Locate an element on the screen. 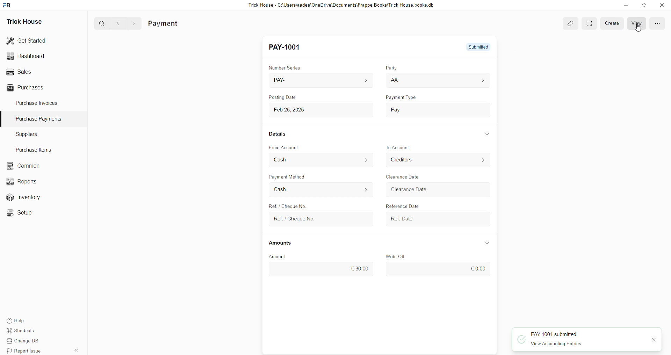 Image resolution: width=671 pixels, height=355 pixels.  Get Started is located at coordinates (27, 40).